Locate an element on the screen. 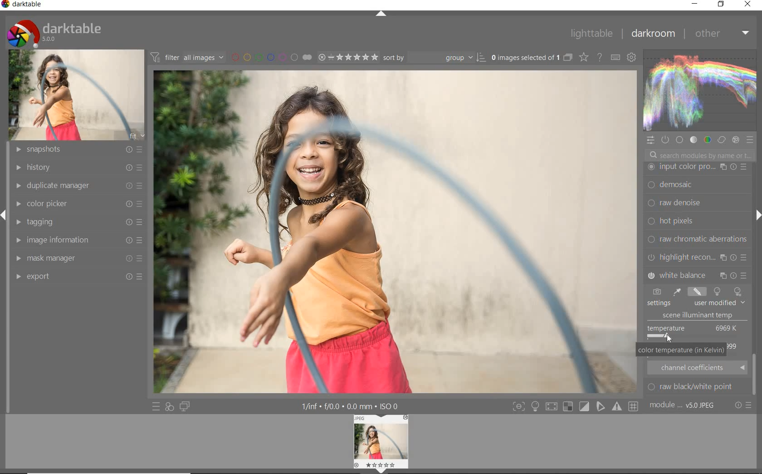  correct is located at coordinates (721, 139).